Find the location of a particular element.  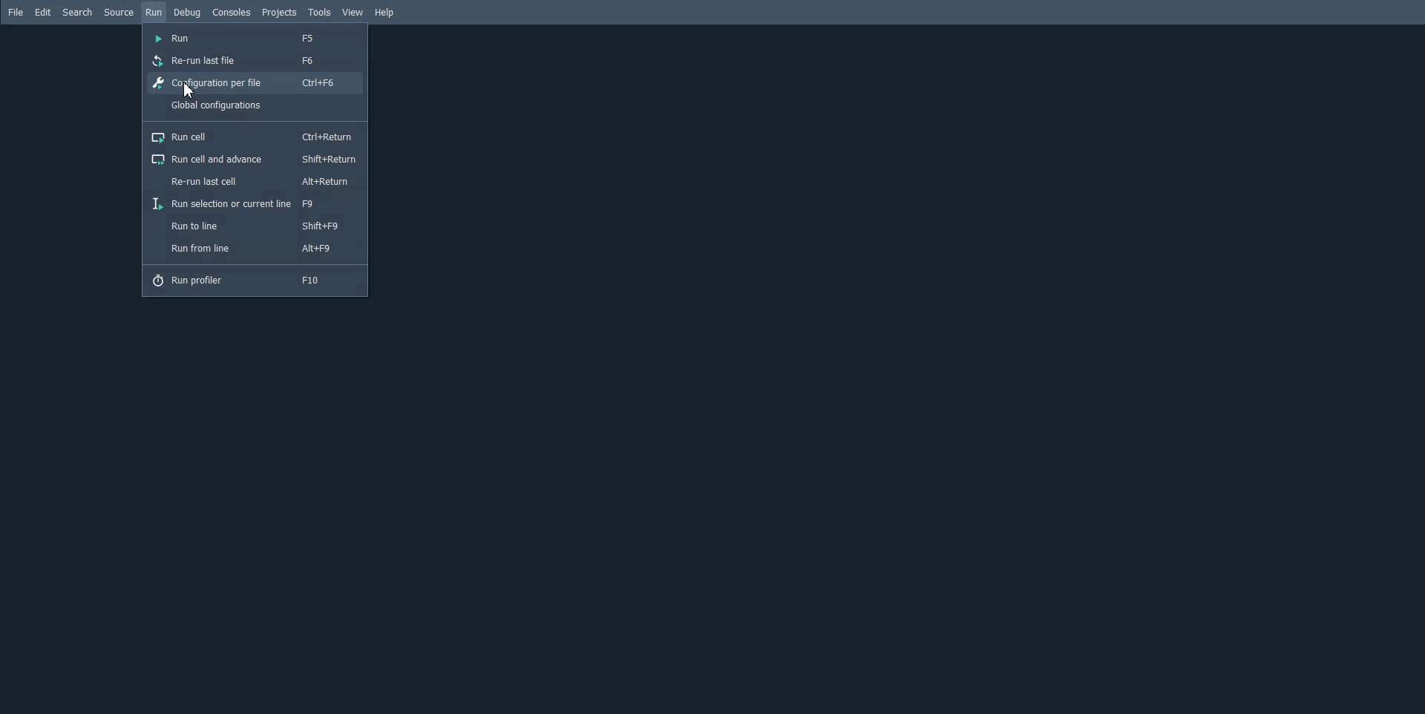

Projects is located at coordinates (279, 12).